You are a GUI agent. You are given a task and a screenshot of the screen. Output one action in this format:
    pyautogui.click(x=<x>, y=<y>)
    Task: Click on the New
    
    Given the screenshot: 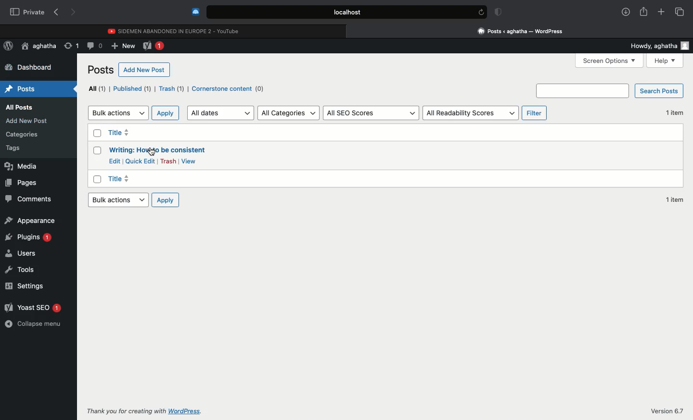 What is the action you would take?
    pyautogui.click(x=123, y=47)
    